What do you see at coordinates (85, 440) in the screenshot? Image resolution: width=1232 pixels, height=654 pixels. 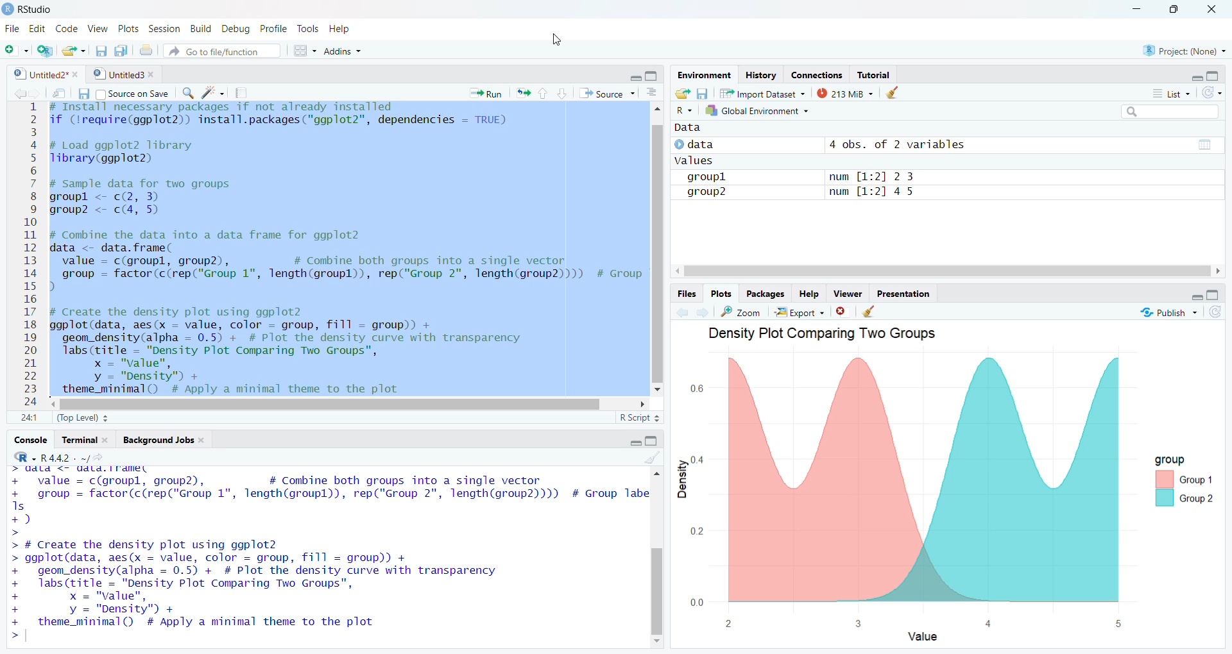 I see `terminal` at bounding box center [85, 440].